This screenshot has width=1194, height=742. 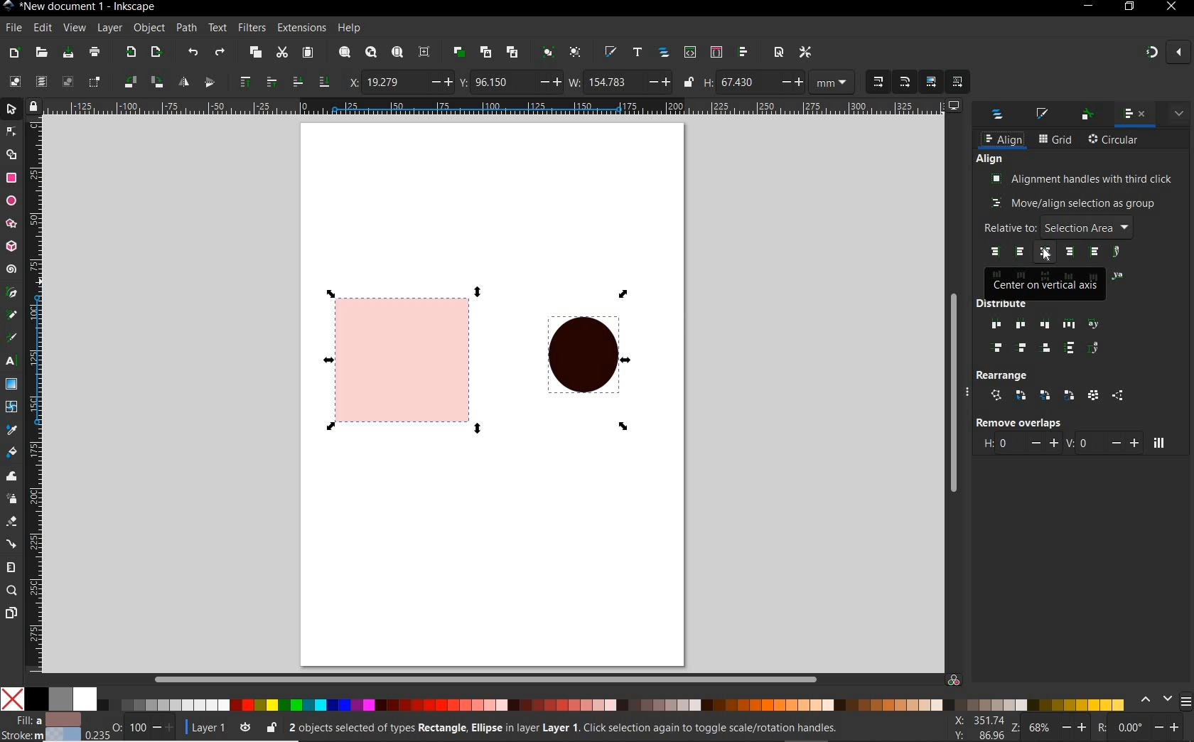 What do you see at coordinates (11, 522) in the screenshot?
I see `eraser tool` at bounding box center [11, 522].